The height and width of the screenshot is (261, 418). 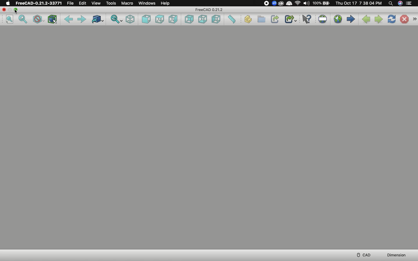 What do you see at coordinates (165, 3) in the screenshot?
I see `Help` at bounding box center [165, 3].